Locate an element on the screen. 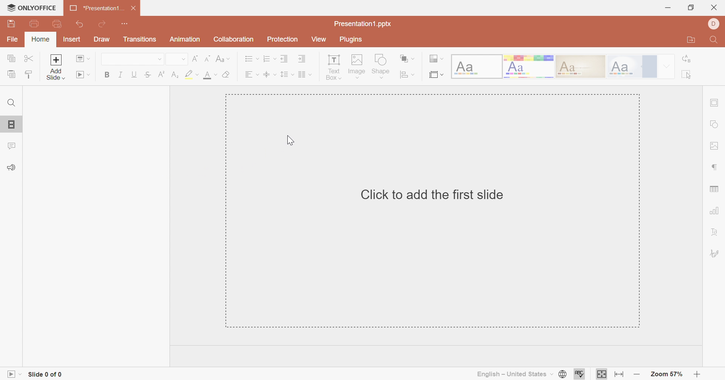 The height and width of the screenshot is (380, 725). Align shape is located at coordinates (403, 75).